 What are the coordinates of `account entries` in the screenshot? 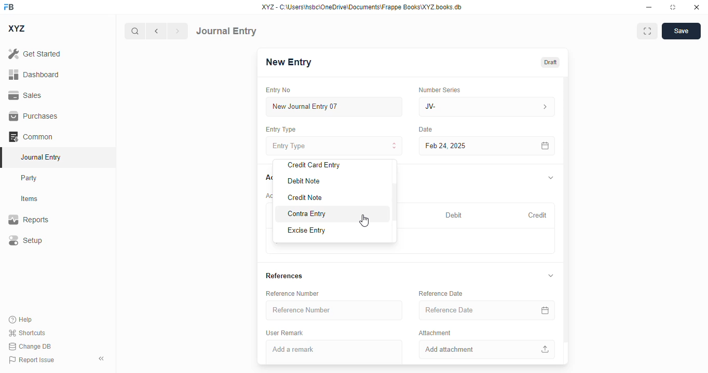 It's located at (268, 195).